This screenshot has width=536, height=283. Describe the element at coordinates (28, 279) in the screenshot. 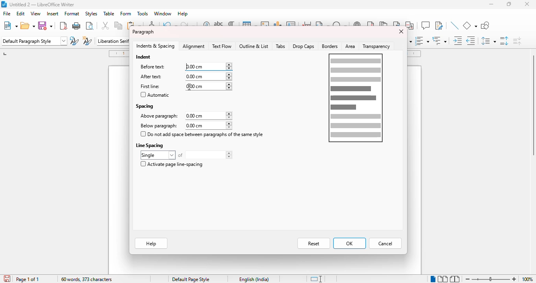

I see `page 1 of 1` at that location.